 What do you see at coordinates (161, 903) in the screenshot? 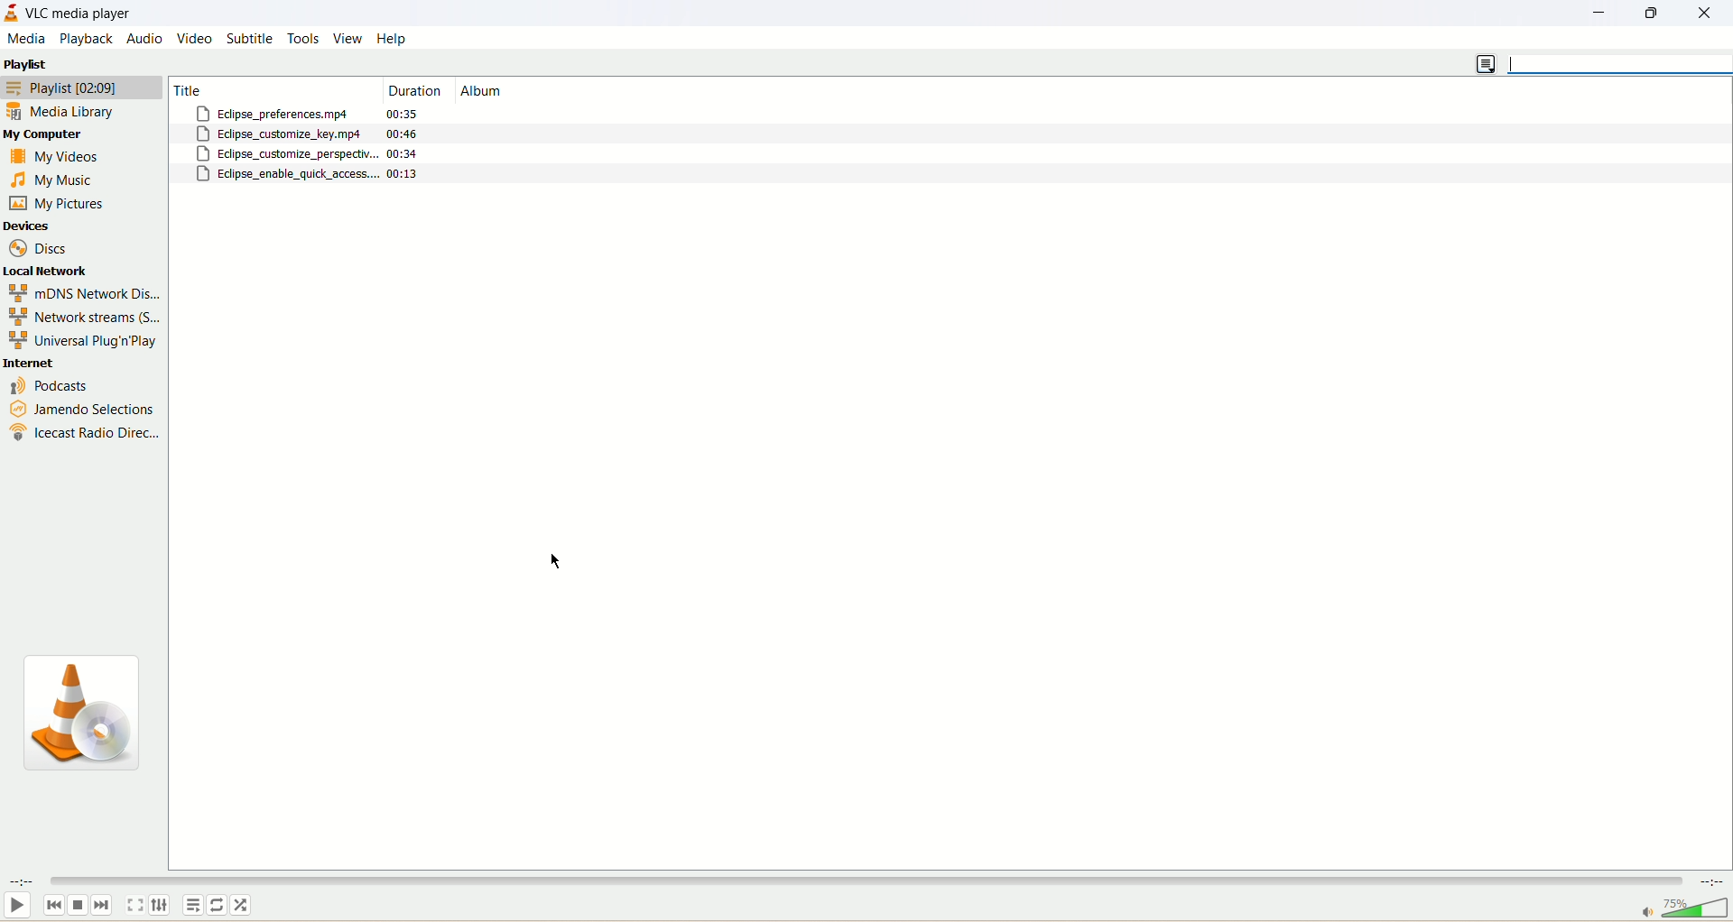
I see `extended settings` at bounding box center [161, 903].